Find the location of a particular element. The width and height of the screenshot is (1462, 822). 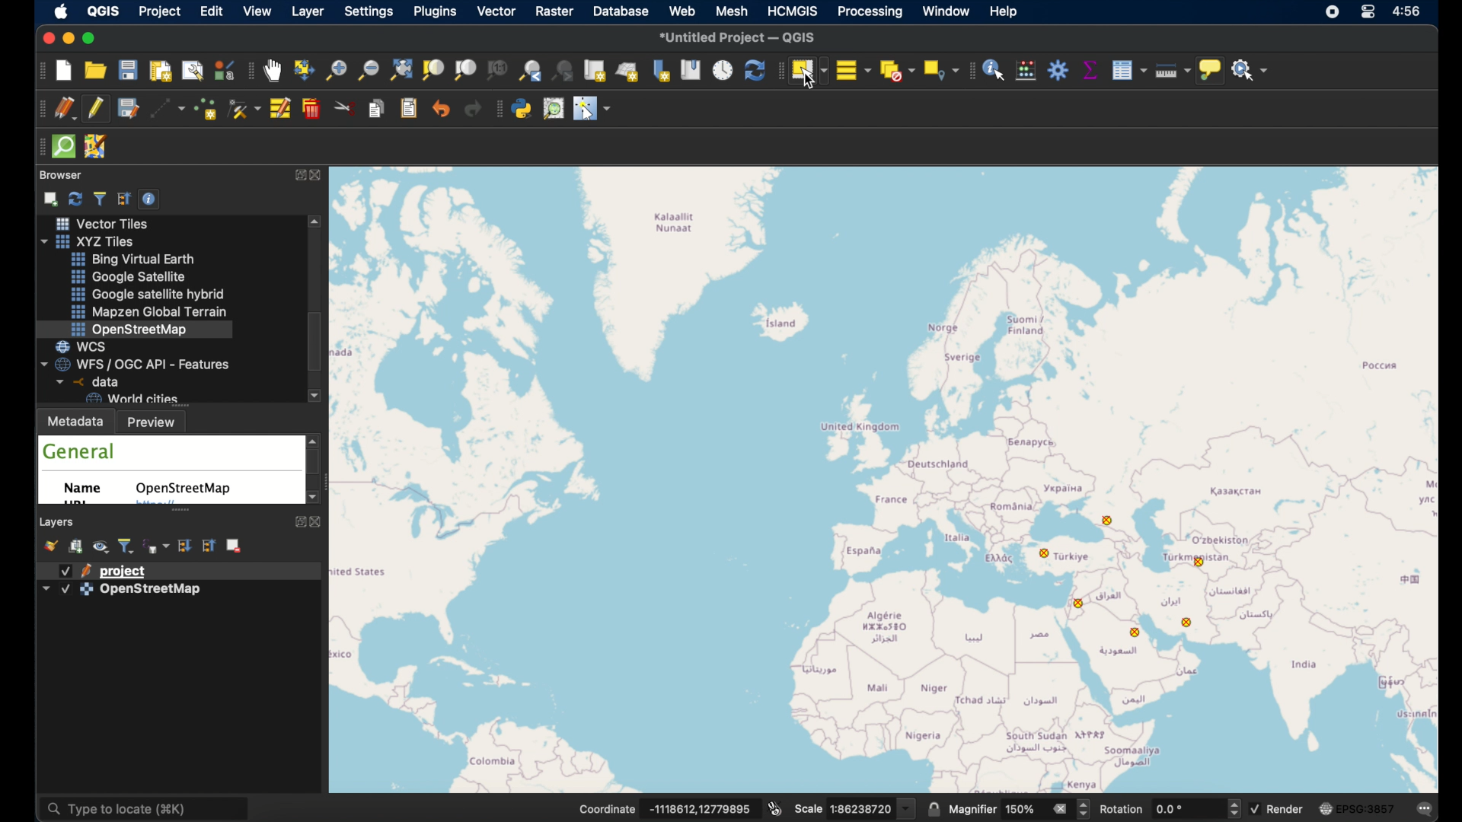

name is located at coordinates (88, 491).